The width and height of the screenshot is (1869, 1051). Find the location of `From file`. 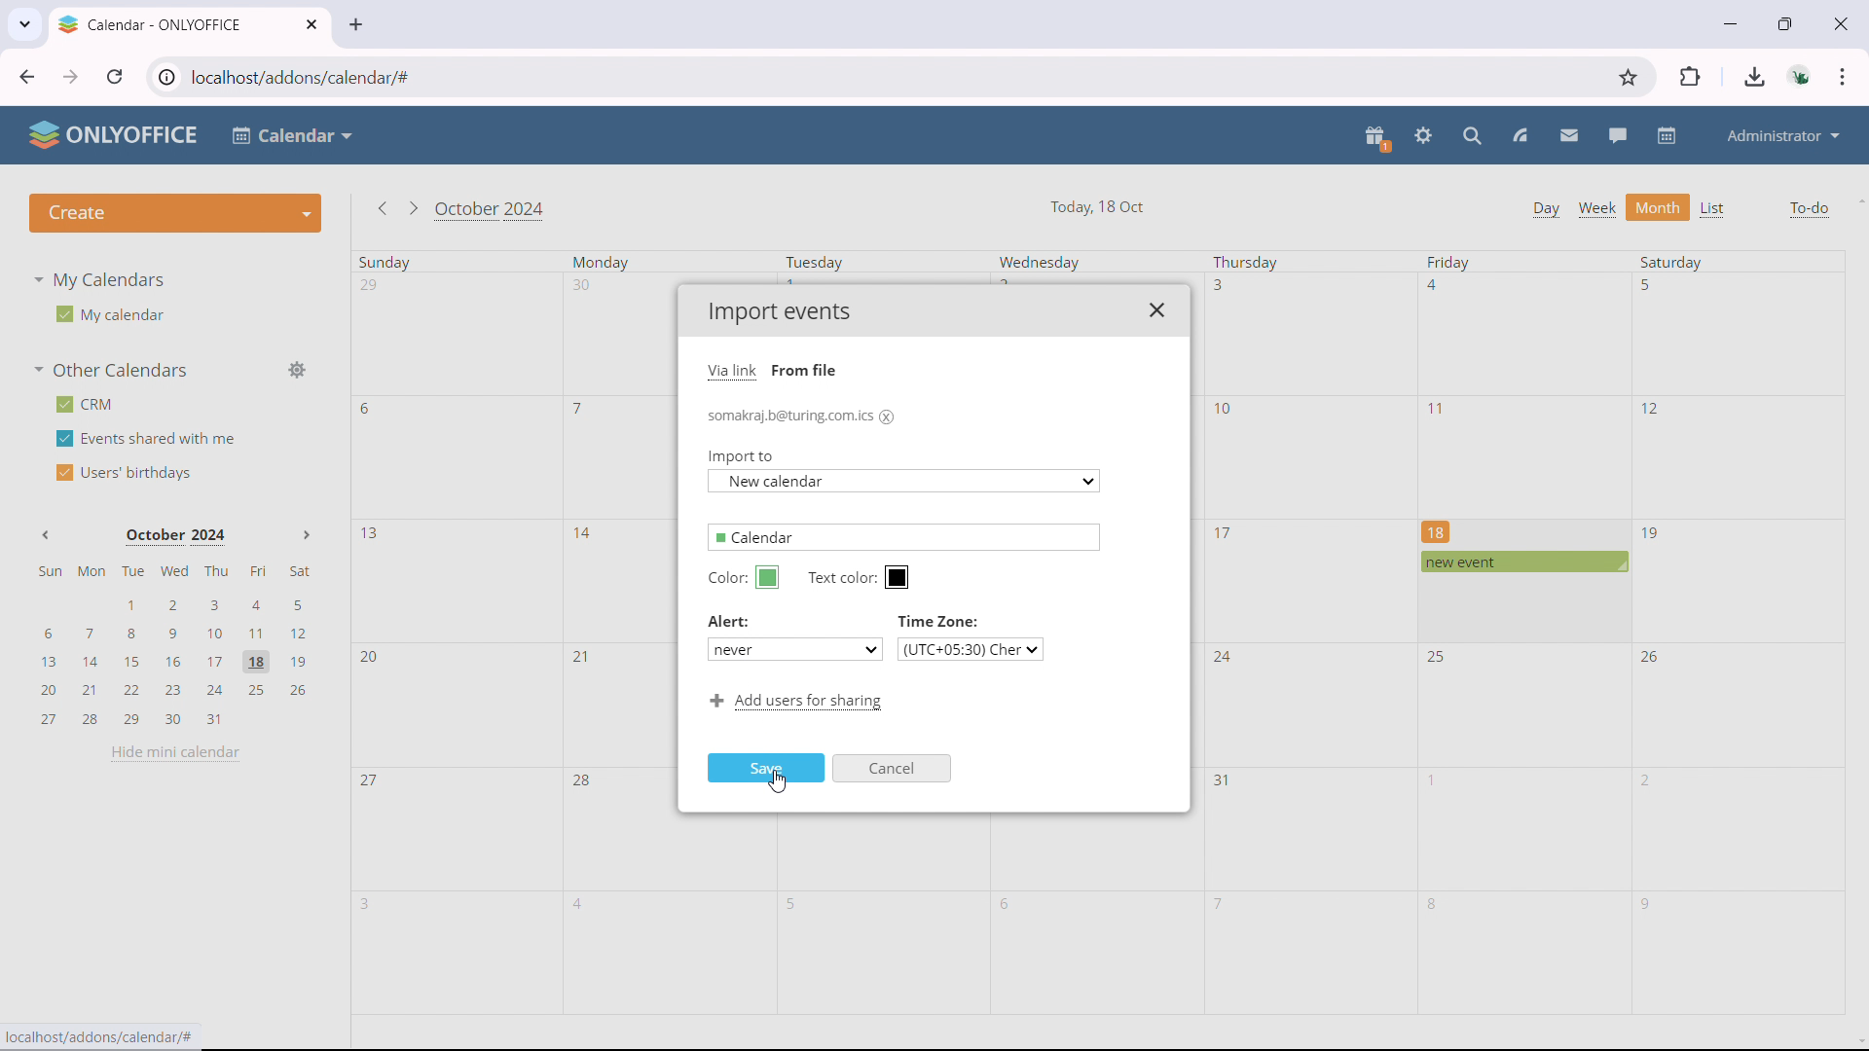

From file is located at coordinates (809, 372).